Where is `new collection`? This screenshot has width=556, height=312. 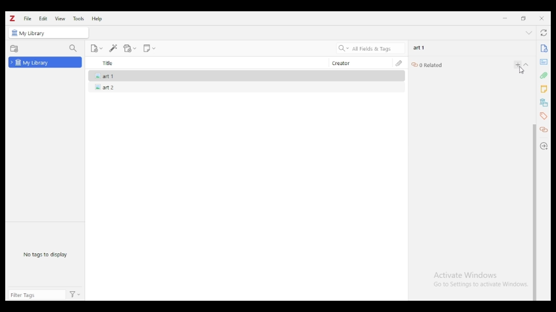 new collection is located at coordinates (14, 49).